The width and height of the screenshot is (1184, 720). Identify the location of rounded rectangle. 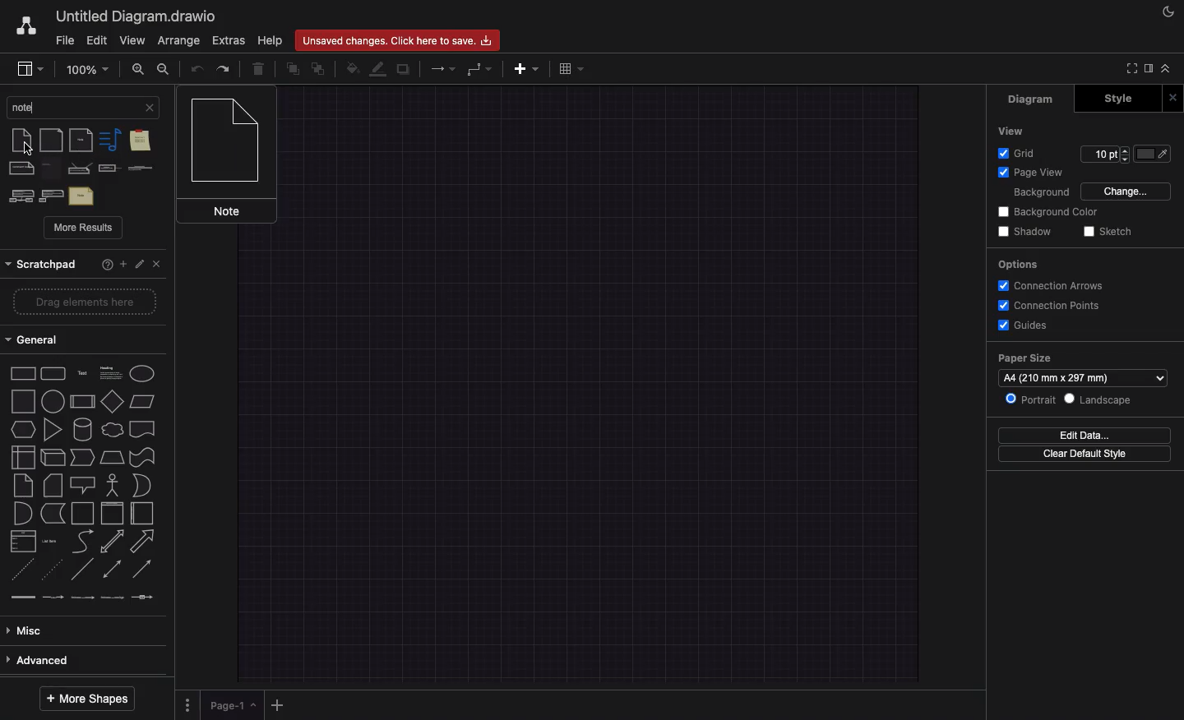
(53, 374).